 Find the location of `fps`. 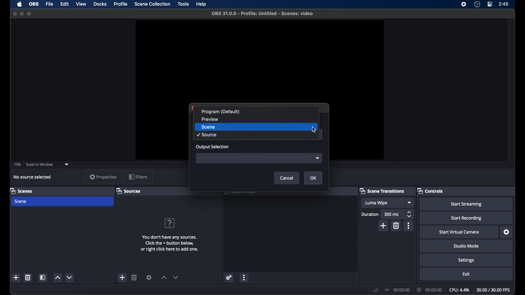

fps is located at coordinates (494, 290).